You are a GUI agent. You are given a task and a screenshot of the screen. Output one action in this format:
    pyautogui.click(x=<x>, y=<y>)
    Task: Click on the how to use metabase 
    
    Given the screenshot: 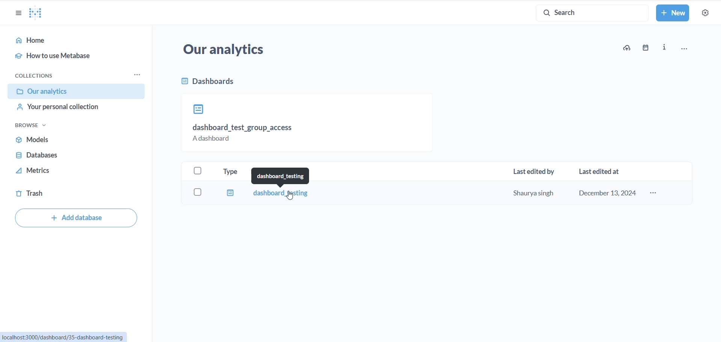 What is the action you would take?
    pyautogui.click(x=72, y=57)
    